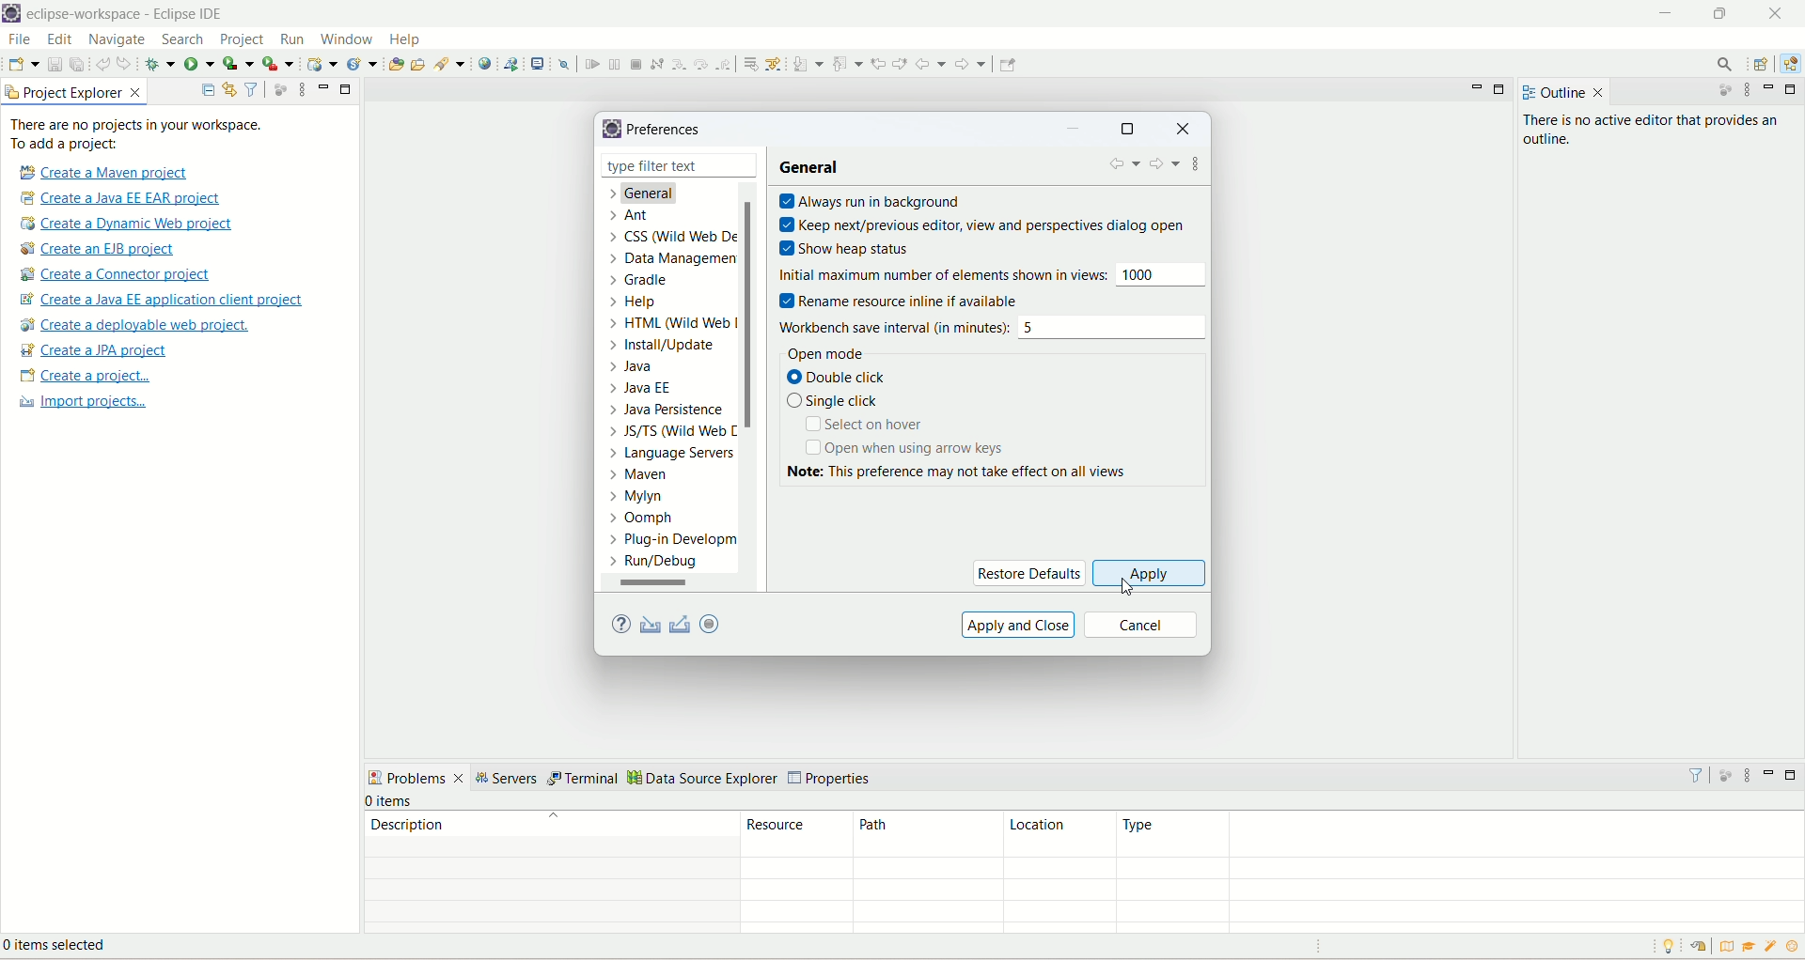 This screenshot has height=960, width=1805. Describe the element at coordinates (808, 64) in the screenshot. I see `next annotation` at that location.